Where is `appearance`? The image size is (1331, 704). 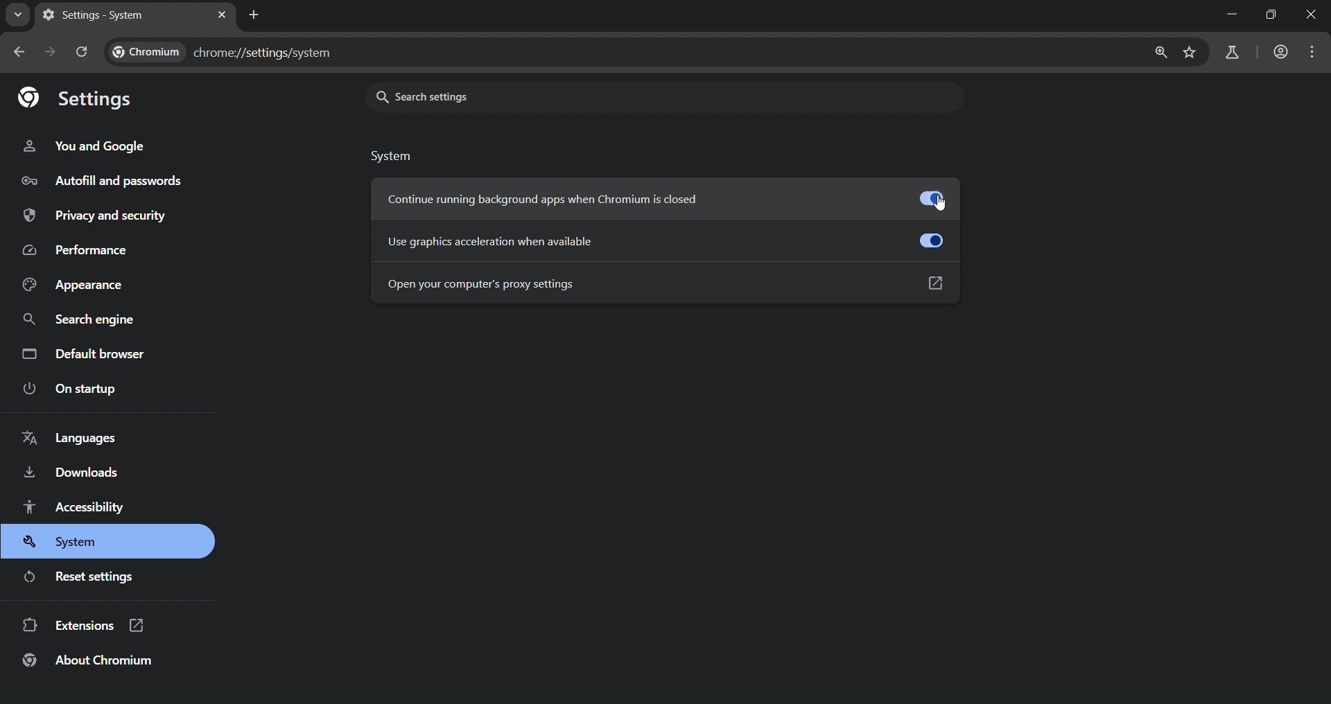
appearance is located at coordinates (78, 281).